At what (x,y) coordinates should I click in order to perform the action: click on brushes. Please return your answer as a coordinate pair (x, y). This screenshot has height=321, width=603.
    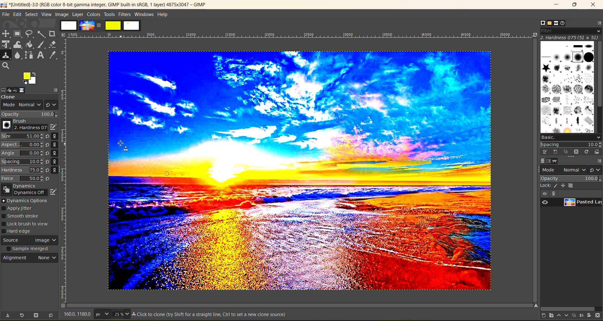
    Looking at the image, I should click on (541, 23).